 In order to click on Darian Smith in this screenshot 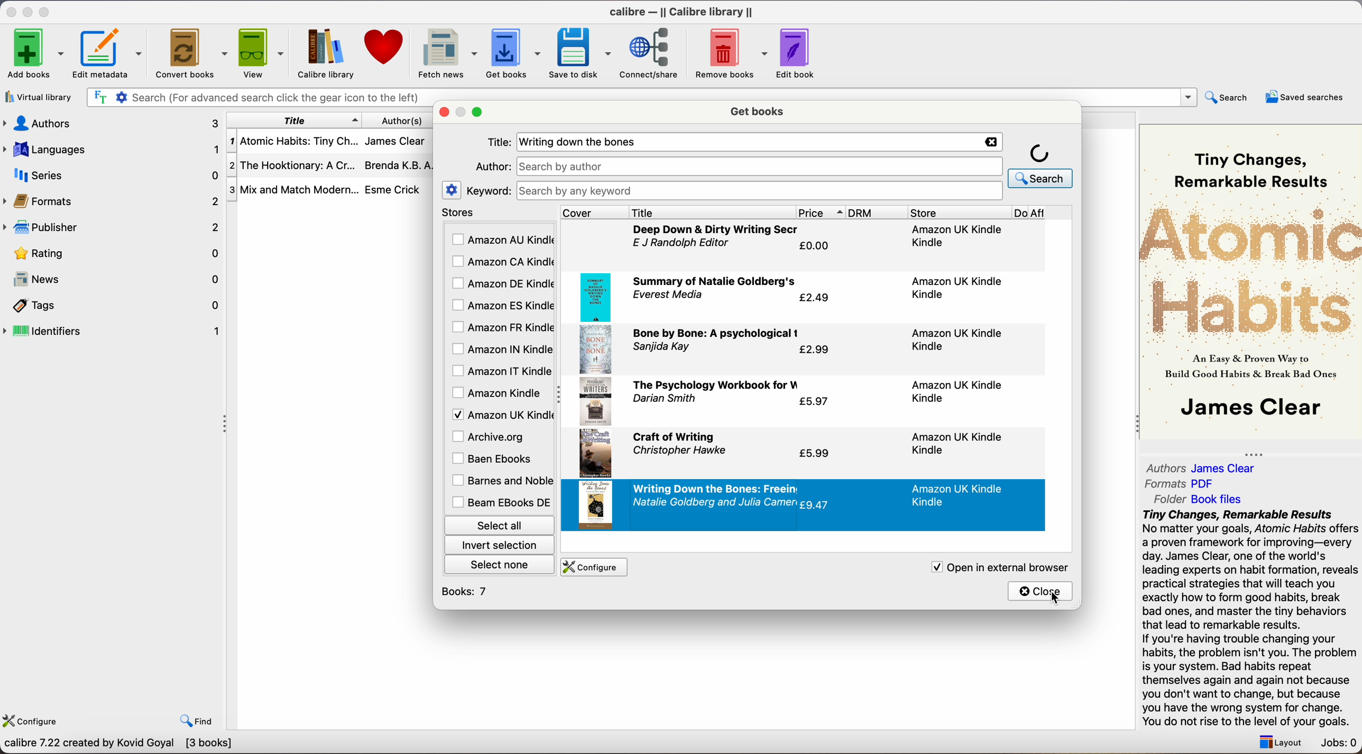, I will do `click(665, 399)`.